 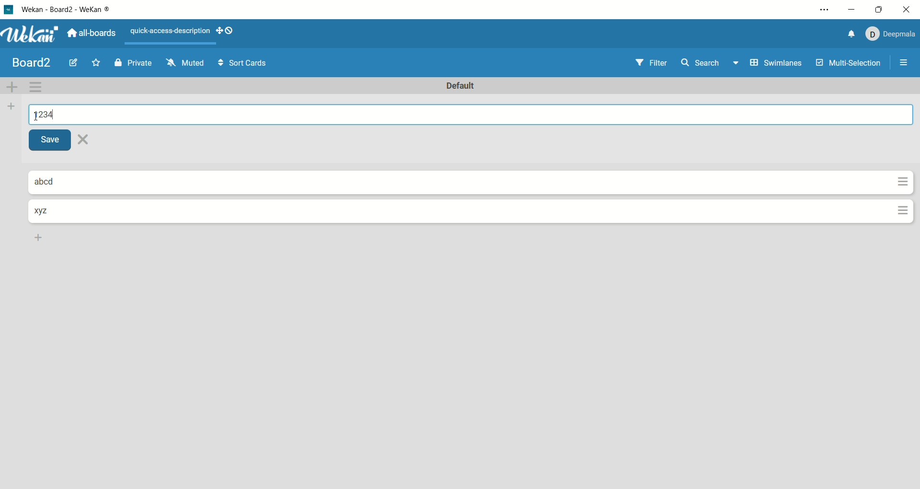 I want to click on add swimlane, so click(x=13, y=85).